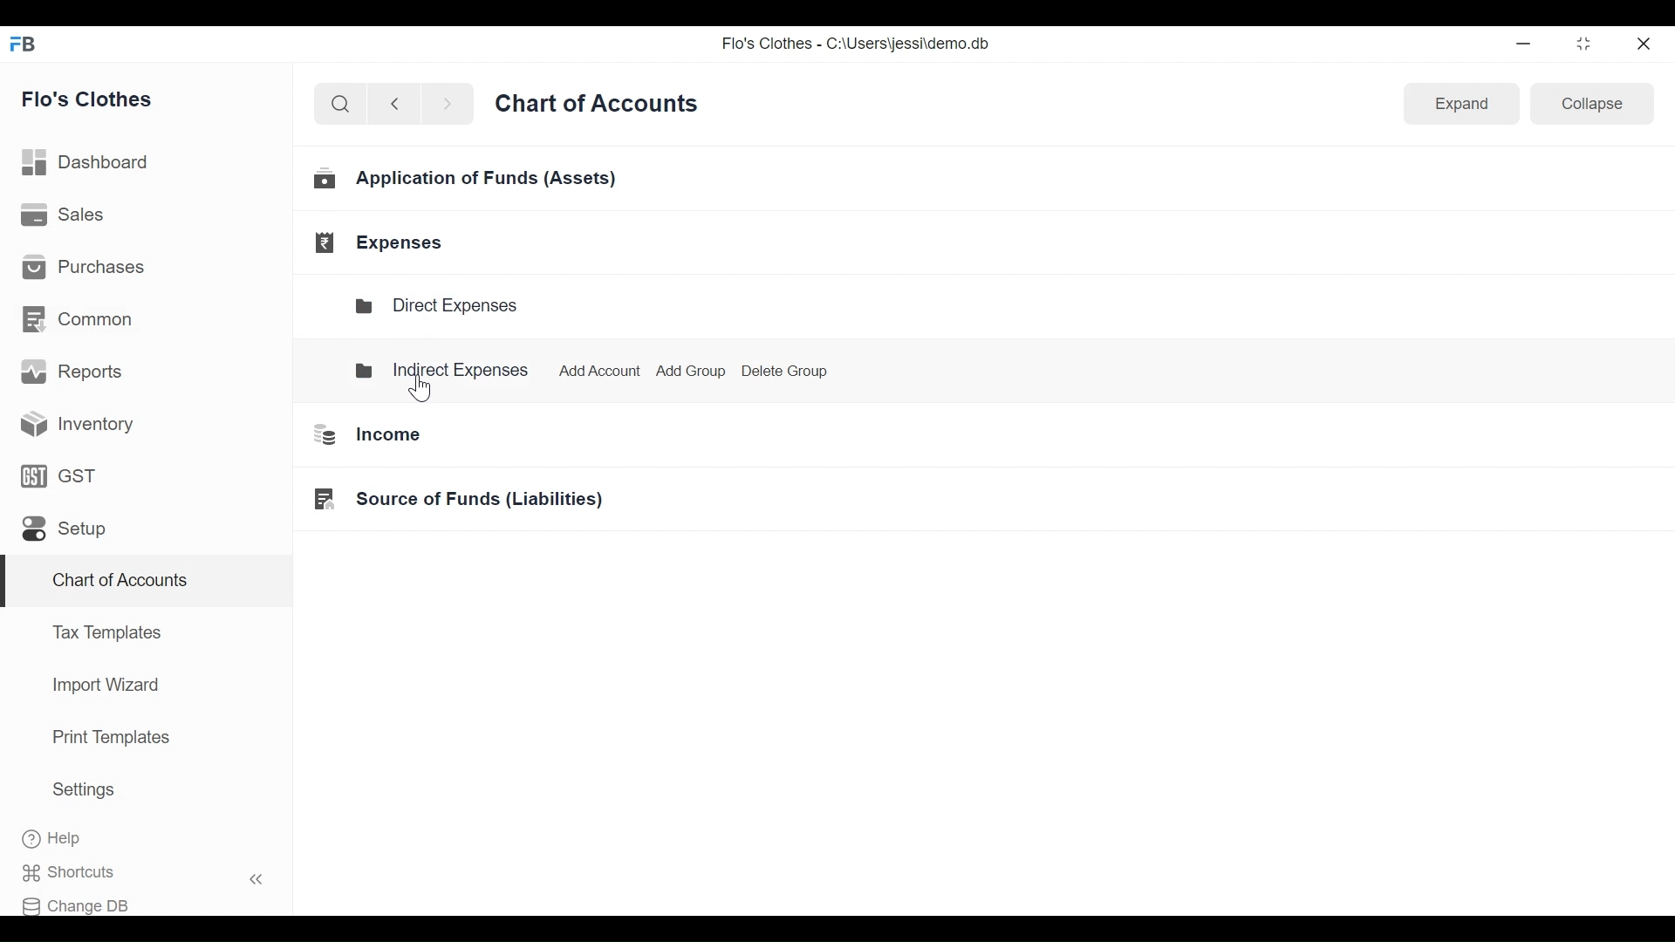 The width and height of the screenshot is (1675, 942). I want to click on Income, so click(360, 434).